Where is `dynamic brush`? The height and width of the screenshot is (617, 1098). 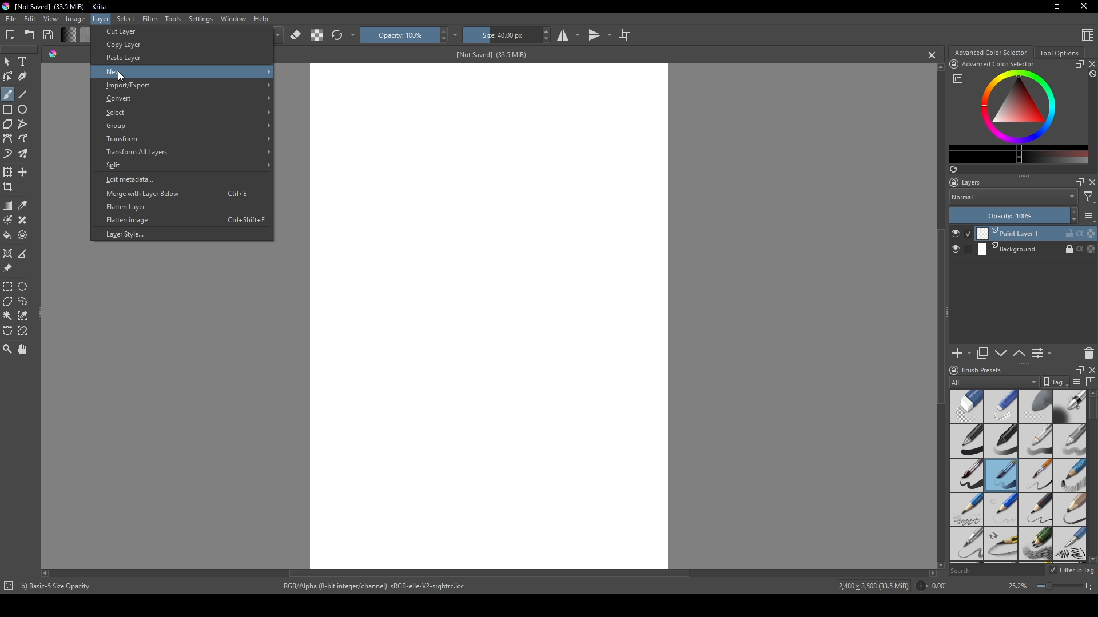
dynamic brush is located at coordinates (8, 155).